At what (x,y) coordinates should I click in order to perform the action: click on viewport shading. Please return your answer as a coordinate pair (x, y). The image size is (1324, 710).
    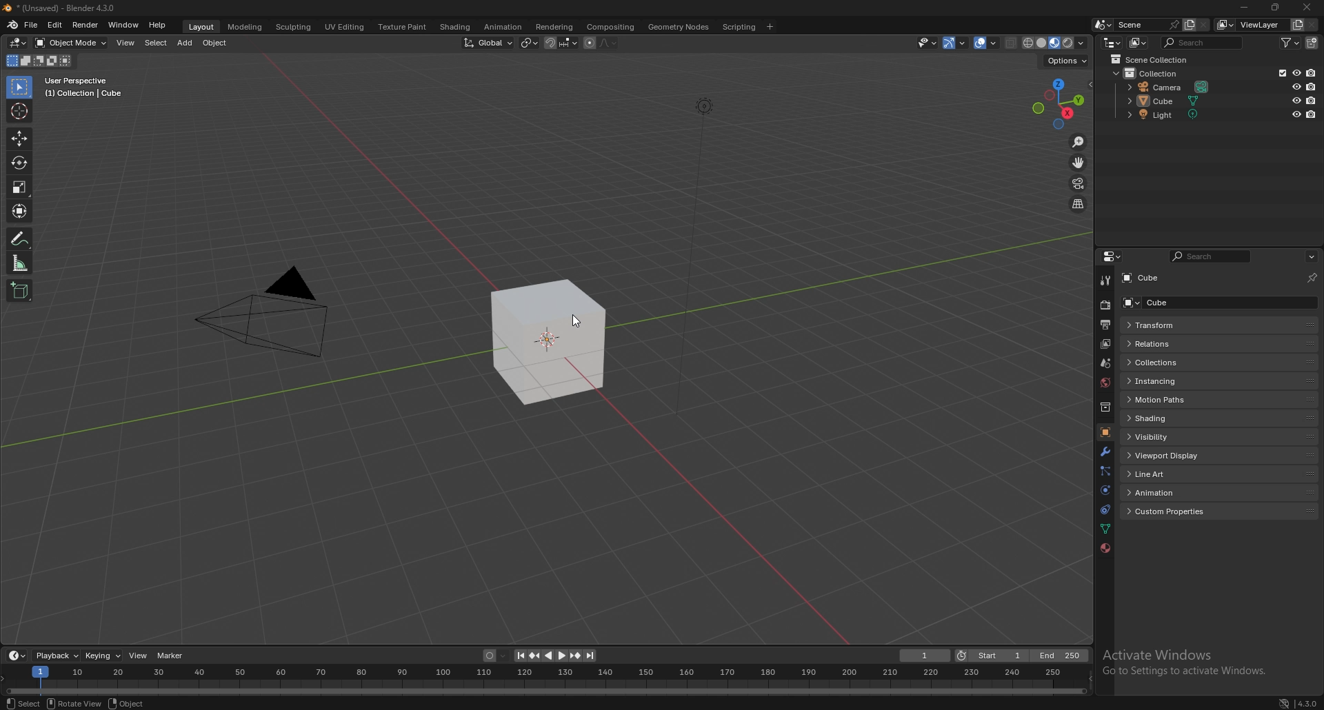
    Looking at the image, I should click on (1055, 43).